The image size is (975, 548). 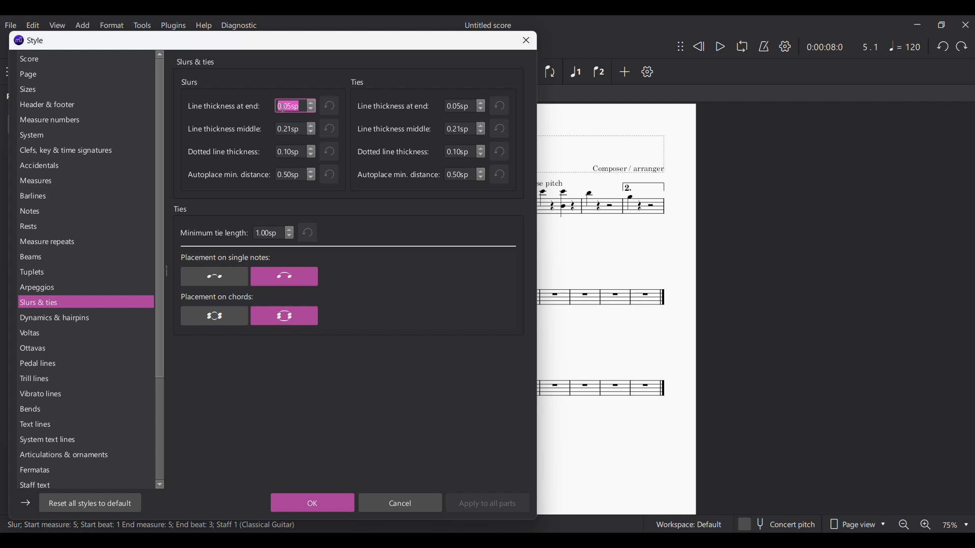 I want to click on Measure repeats, so click(x=84, y=242).